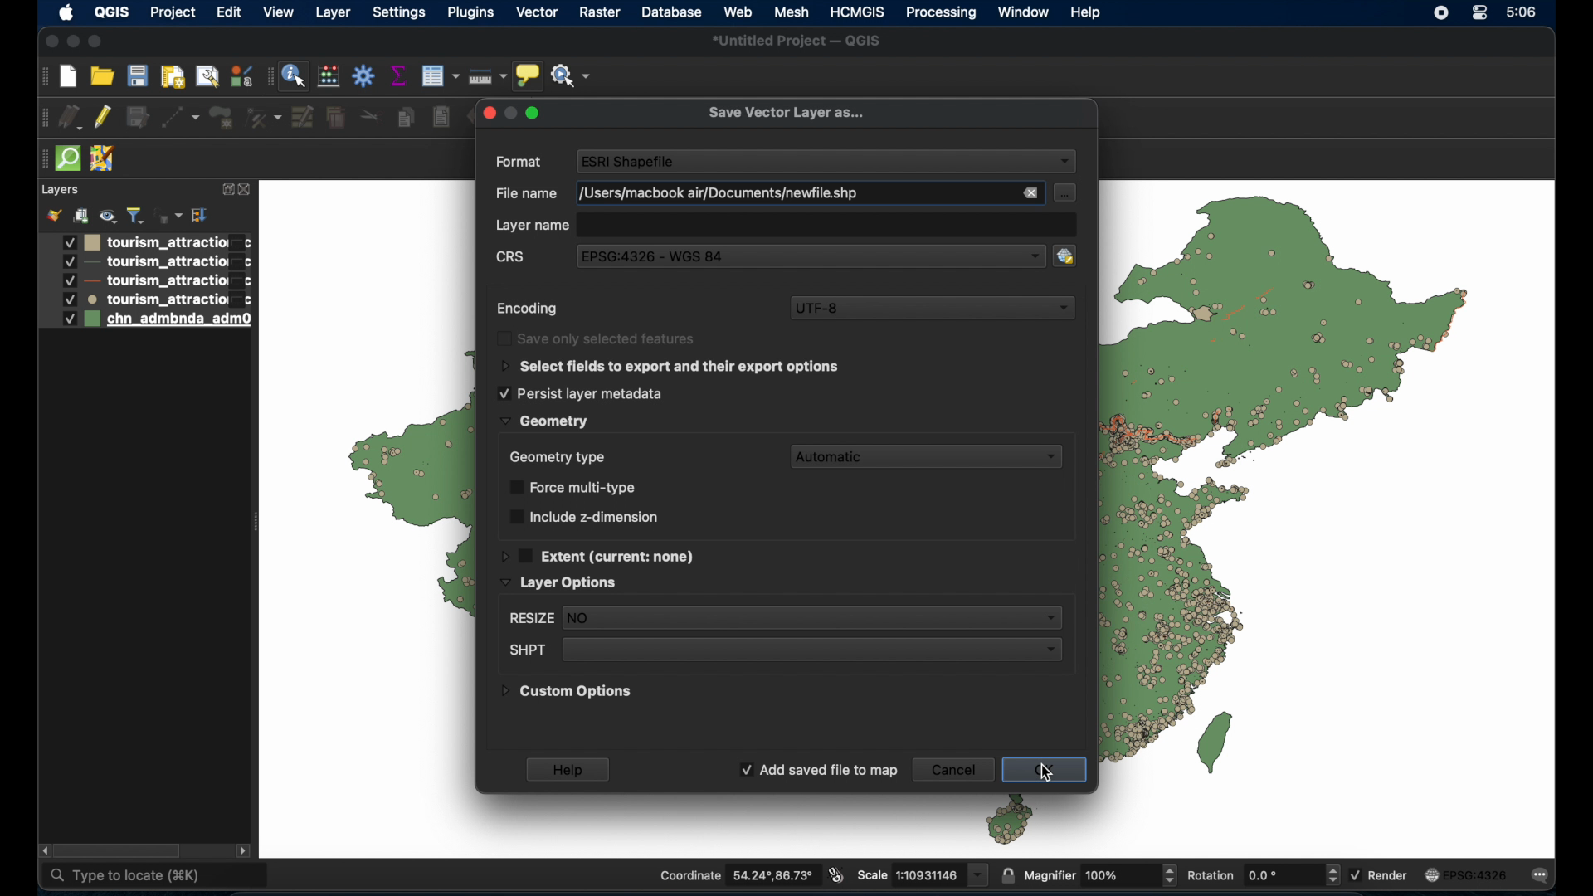 The image size is (1593, 896). I want to click on vector, so click(538, 13).